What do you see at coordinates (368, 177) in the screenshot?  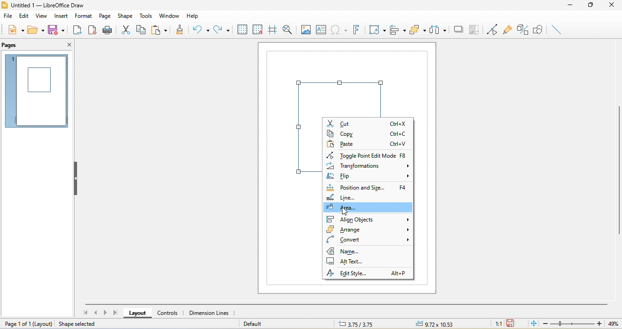 I see `flip` at bounding box center [368, 177].